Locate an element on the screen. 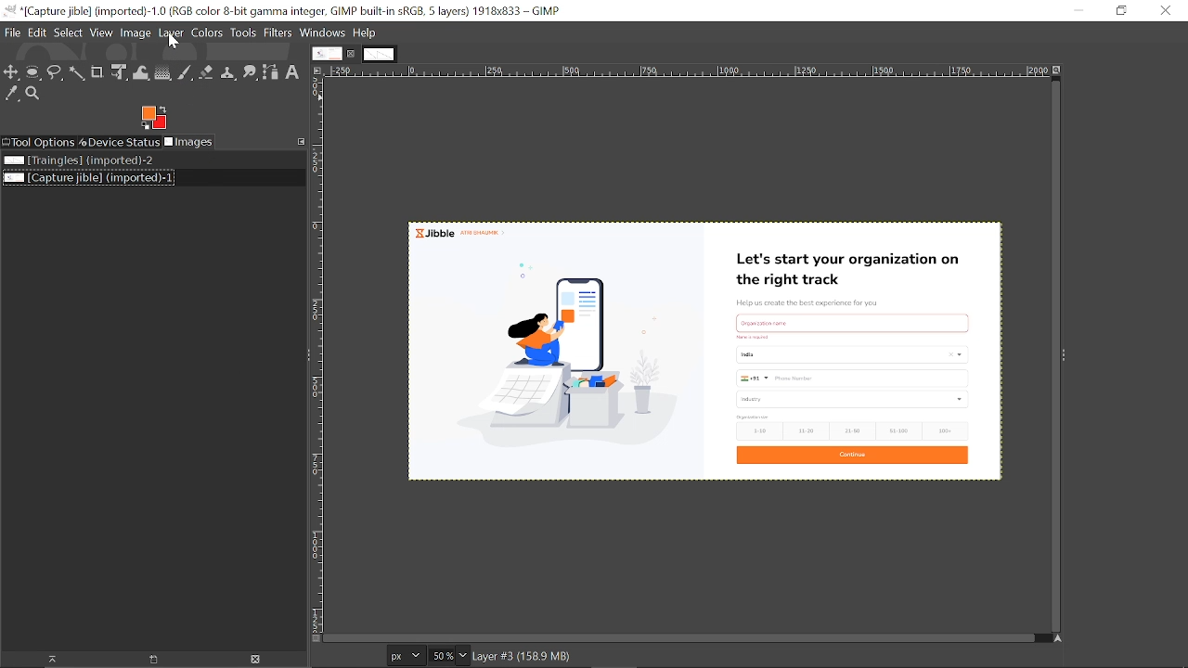 This screenshot has width=1188, height=668. Restore down is located at coordinates (1120, 12).